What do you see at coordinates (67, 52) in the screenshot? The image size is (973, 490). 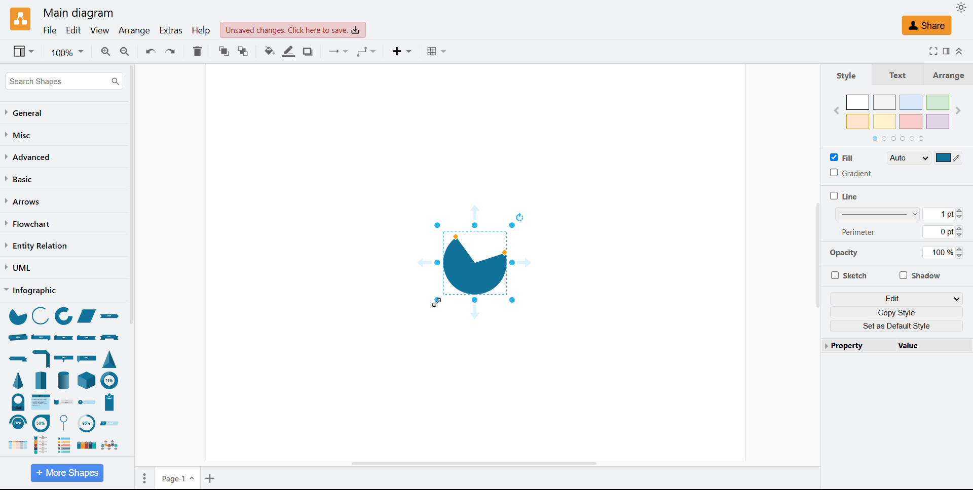 I see `Zoom level ` at bounding box center [67, 52].